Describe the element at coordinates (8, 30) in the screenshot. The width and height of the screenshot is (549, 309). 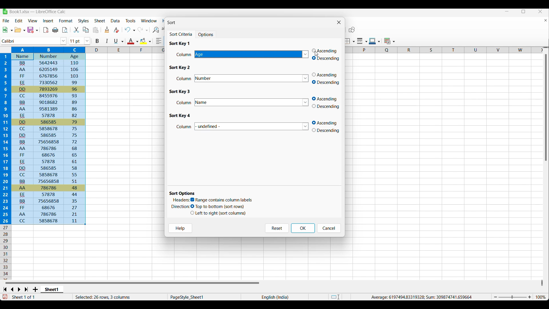
I see `New document options` at that location.